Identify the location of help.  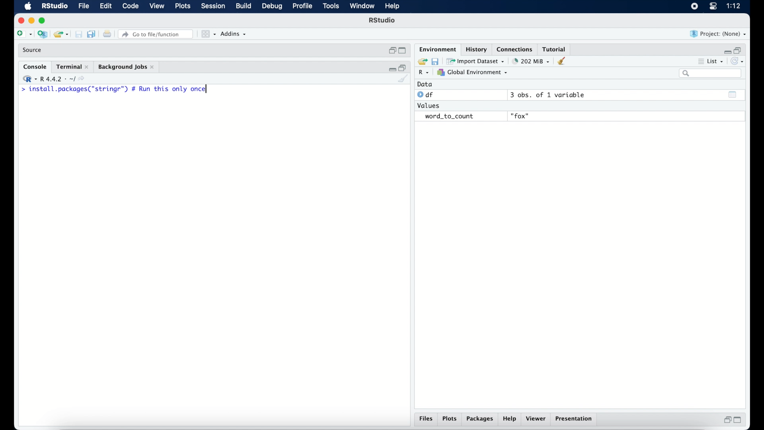
(394, 7).